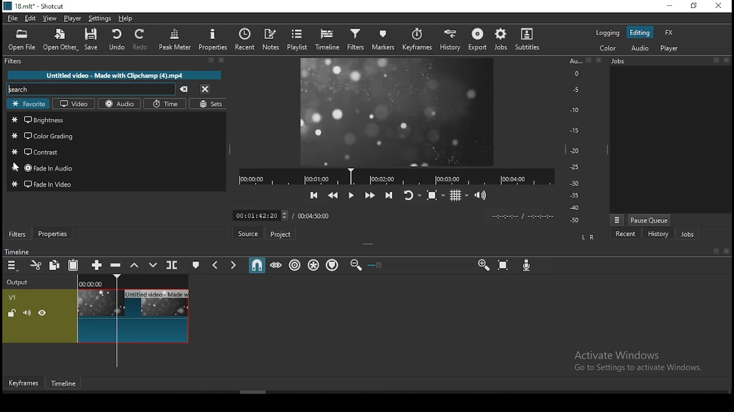 The width and height of the screenshot is (734, 412). I want to click on Menu, so click(617, 220).